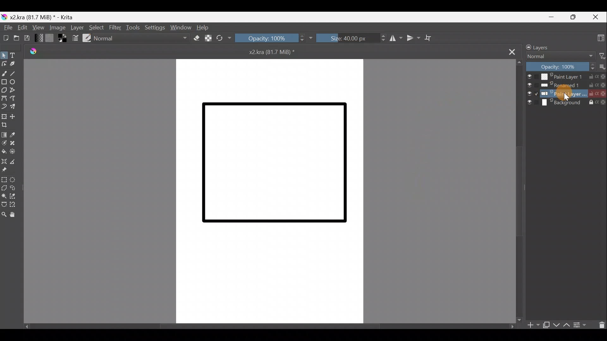  I want to click on Lock/unlock docker, so click(527, 46).